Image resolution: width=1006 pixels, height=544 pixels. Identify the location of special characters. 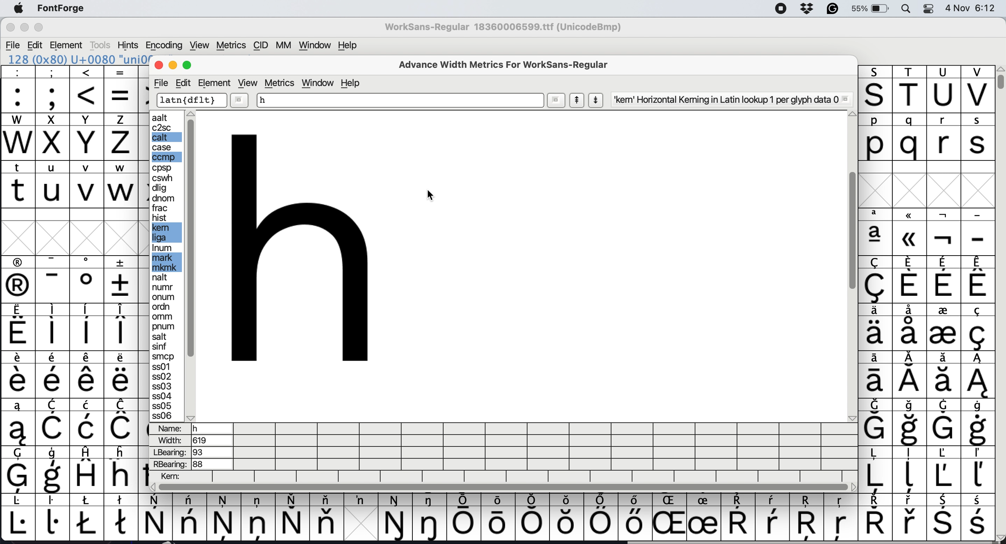
(927, 475).